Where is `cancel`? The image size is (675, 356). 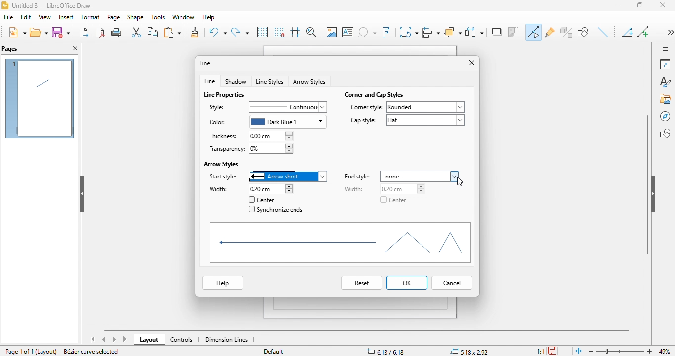 cancel is located at coordinates (453, 284).